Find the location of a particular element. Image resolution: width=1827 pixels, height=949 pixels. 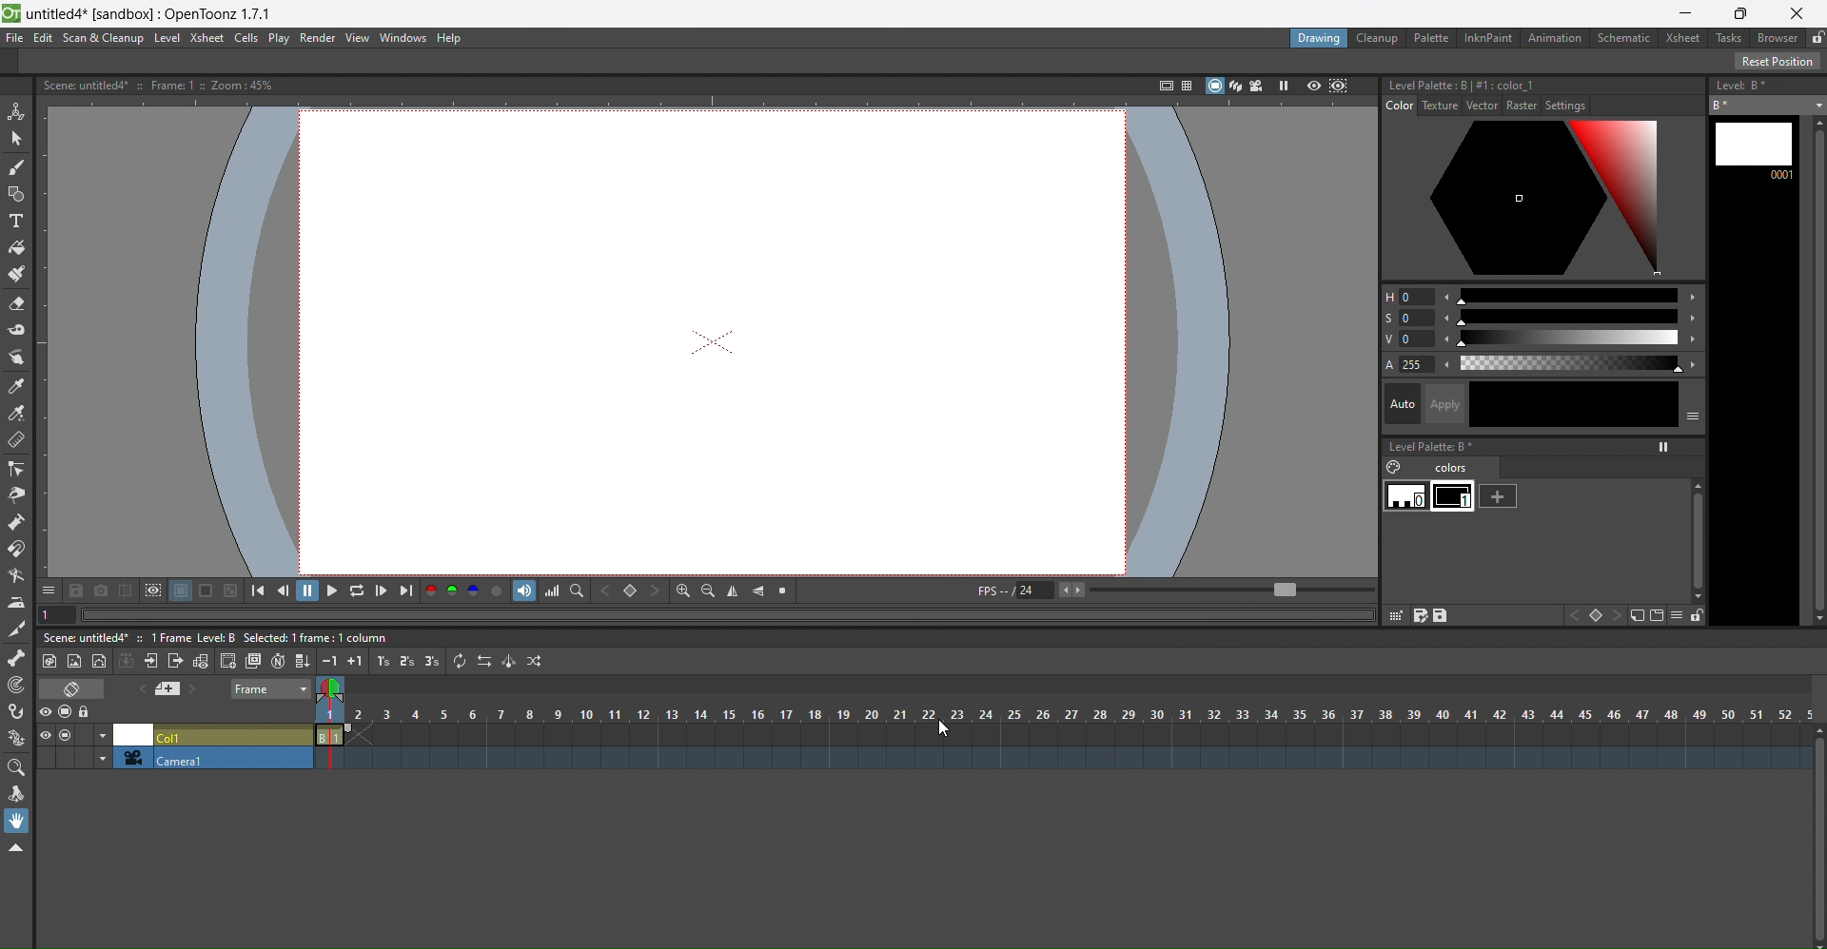

render is located at coordinates (320, 38).